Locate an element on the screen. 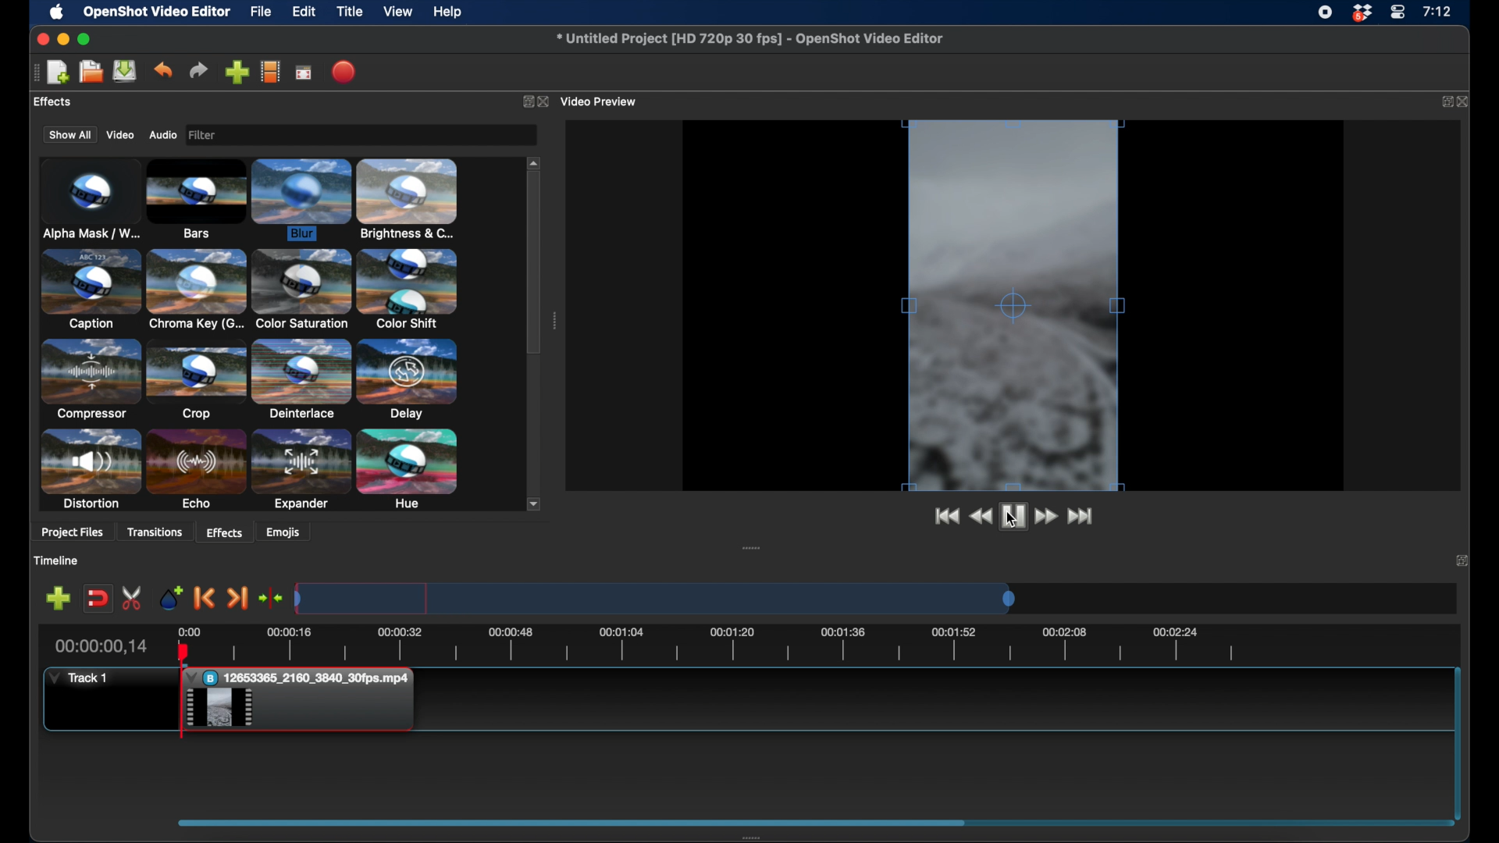 Image resolution: width=1499 pixels, height=843 pixels. distortion is located at coordinates (89, 469).